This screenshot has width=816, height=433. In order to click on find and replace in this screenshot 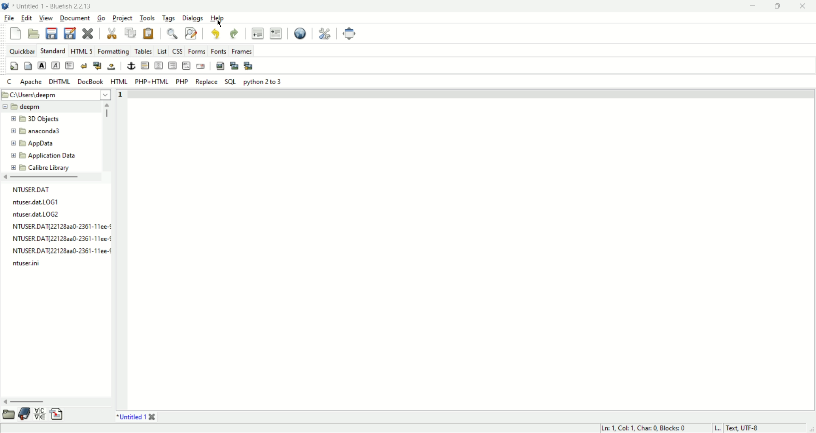, I will do `click(191, 34)`.